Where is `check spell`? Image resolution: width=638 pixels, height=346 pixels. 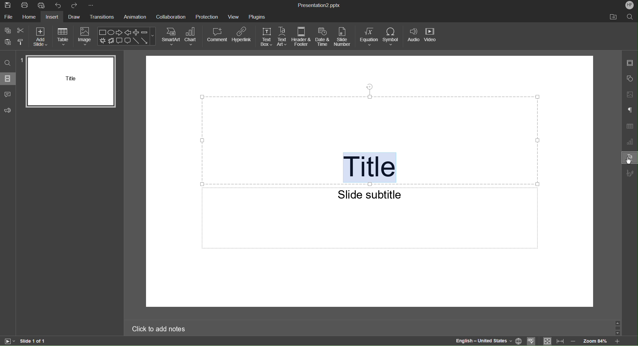 check spell is located at coordinates (532, 341).